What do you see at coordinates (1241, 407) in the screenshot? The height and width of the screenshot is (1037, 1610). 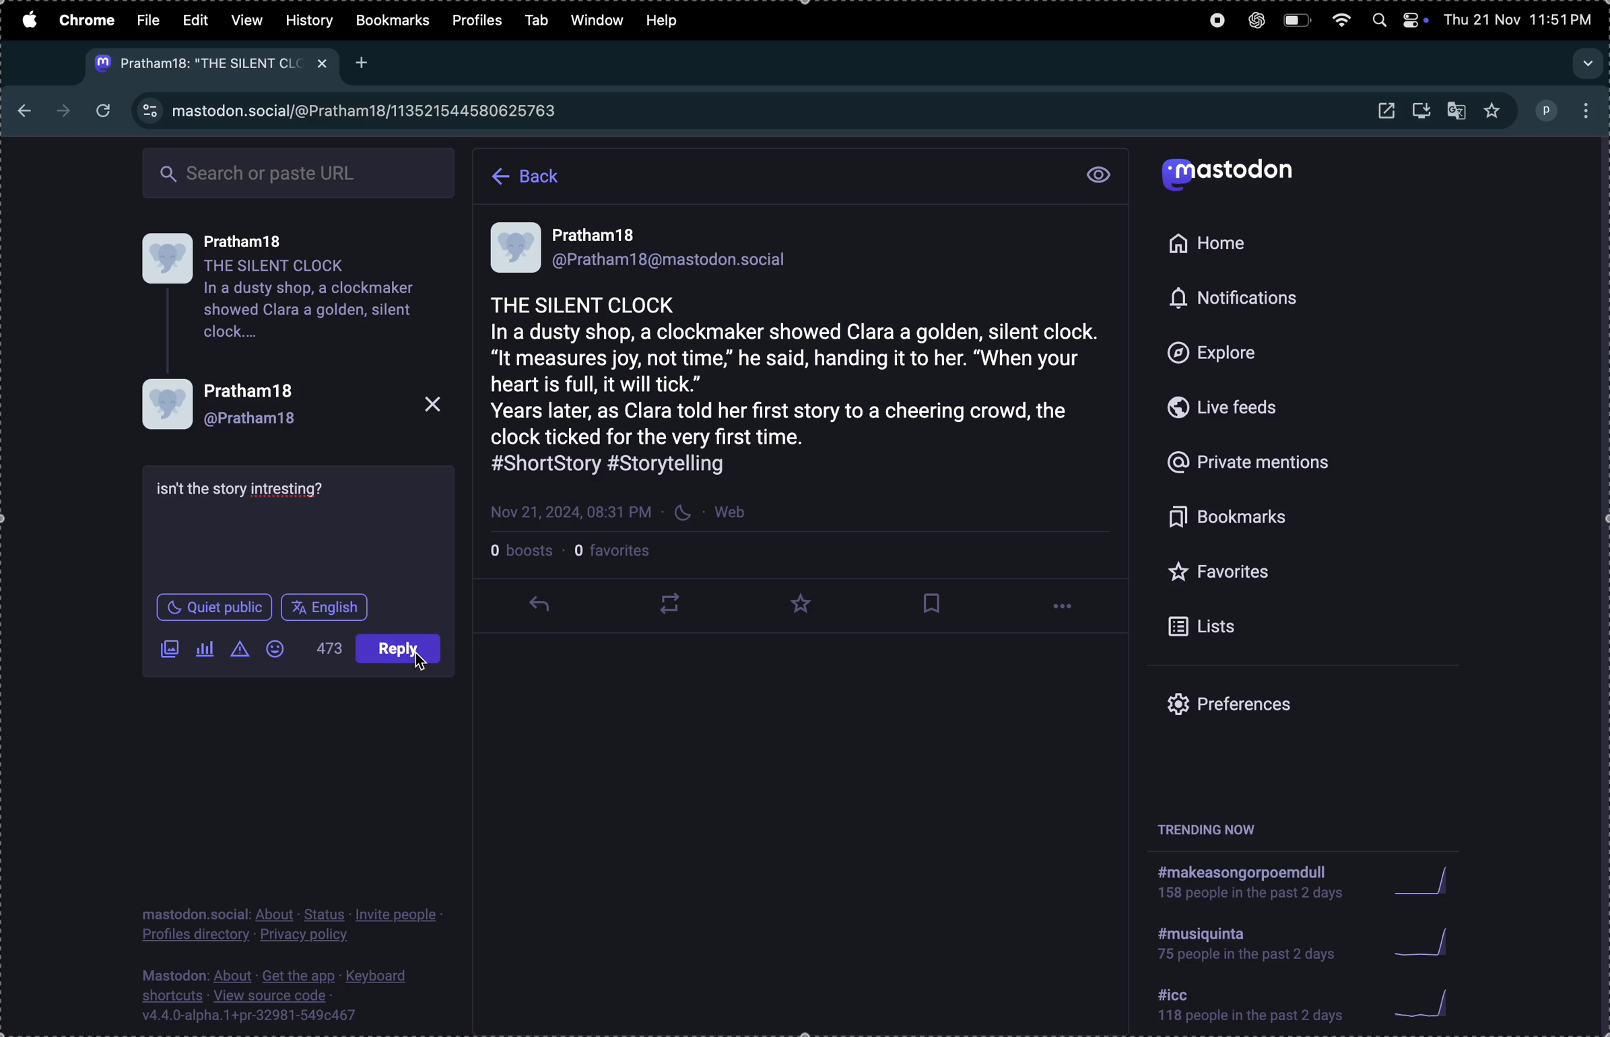 I see `live feed` at bounding box center [1241, 407].